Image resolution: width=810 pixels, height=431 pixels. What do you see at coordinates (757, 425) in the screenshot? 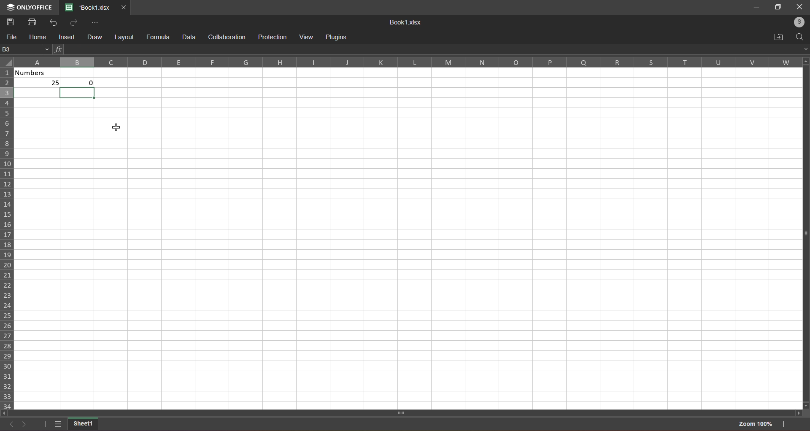
I see `zoom 100%` at bounding box center [757, 425].